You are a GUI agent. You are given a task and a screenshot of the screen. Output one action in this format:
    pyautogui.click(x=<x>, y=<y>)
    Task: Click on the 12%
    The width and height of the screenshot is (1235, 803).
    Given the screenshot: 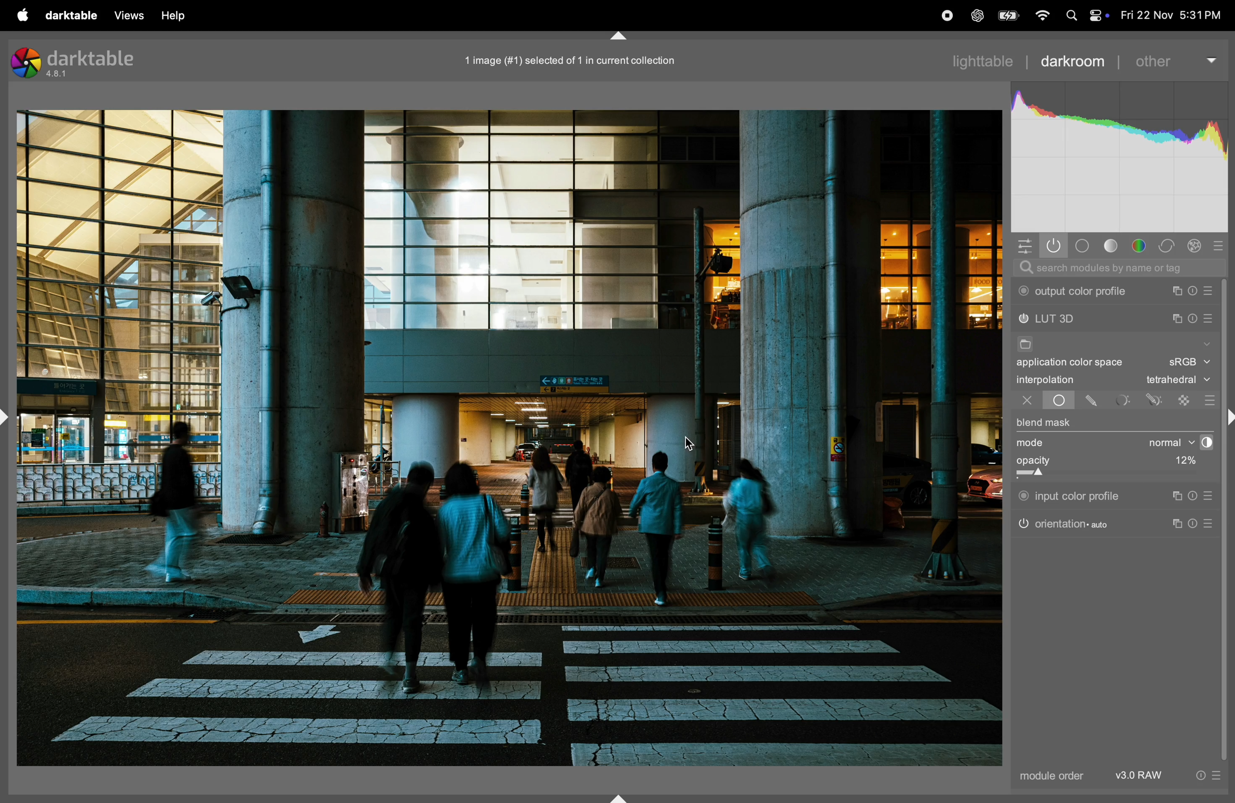 What is the action you would take?
    pyautogui.click(x=1183, y=462)
    